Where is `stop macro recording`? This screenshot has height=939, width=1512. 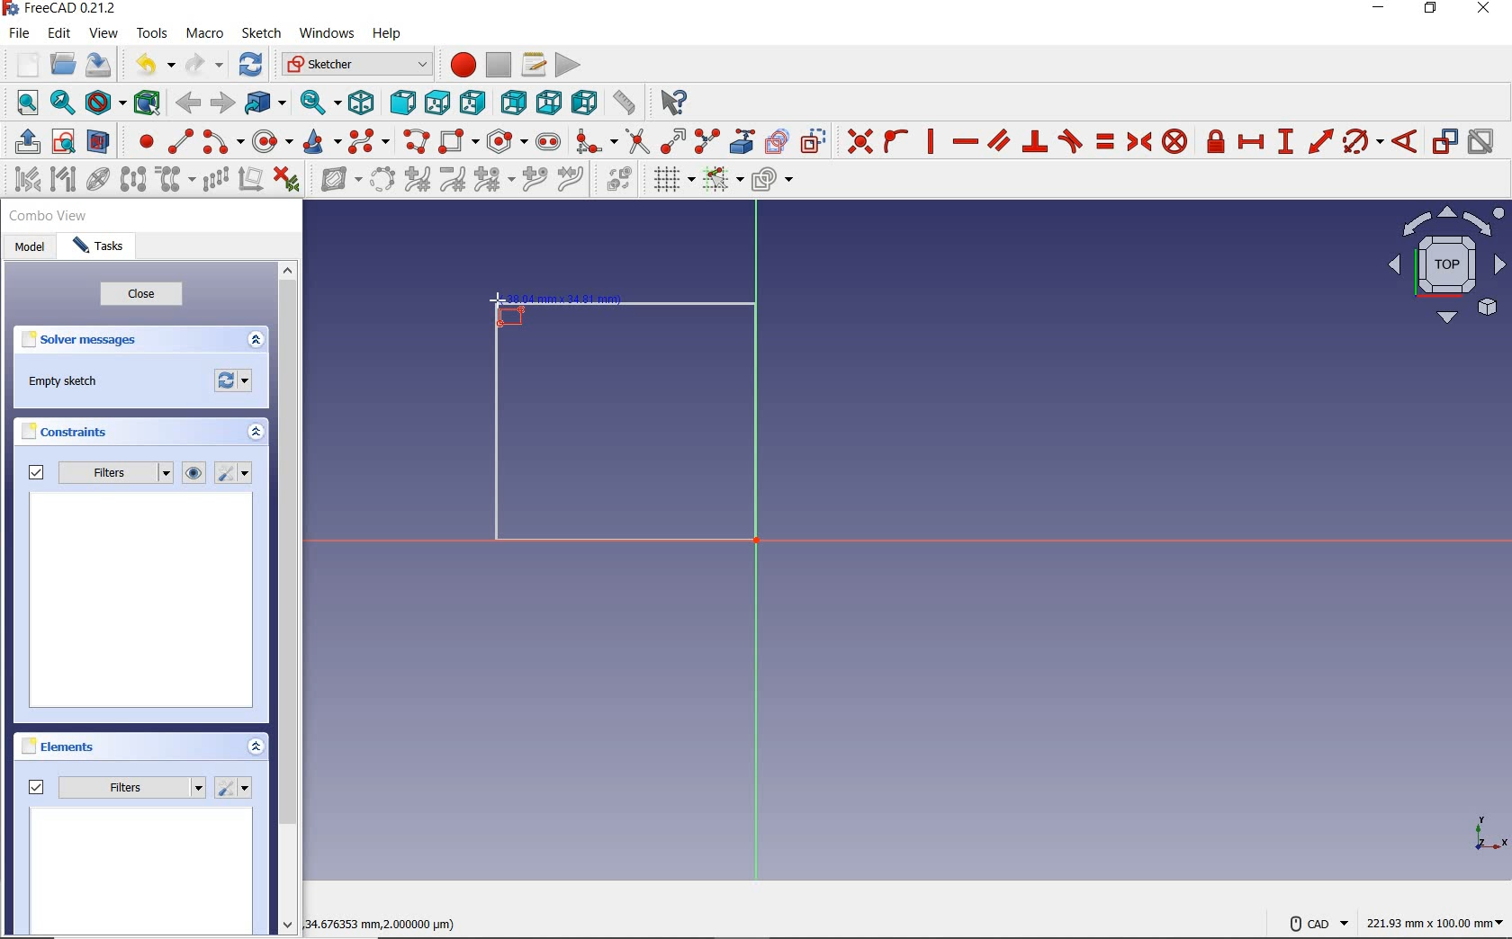
stop macro recording is located at coordinates (499, 65).